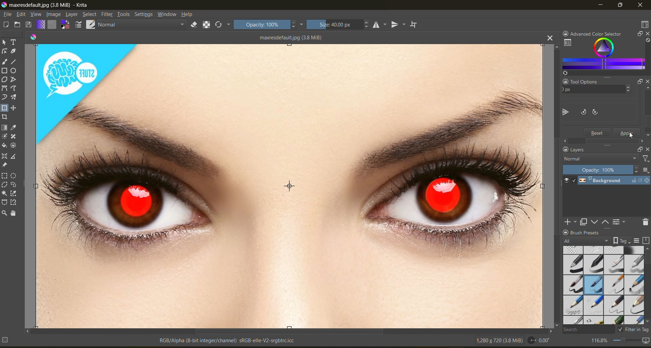  I want to click on tool, so click(14, 80).